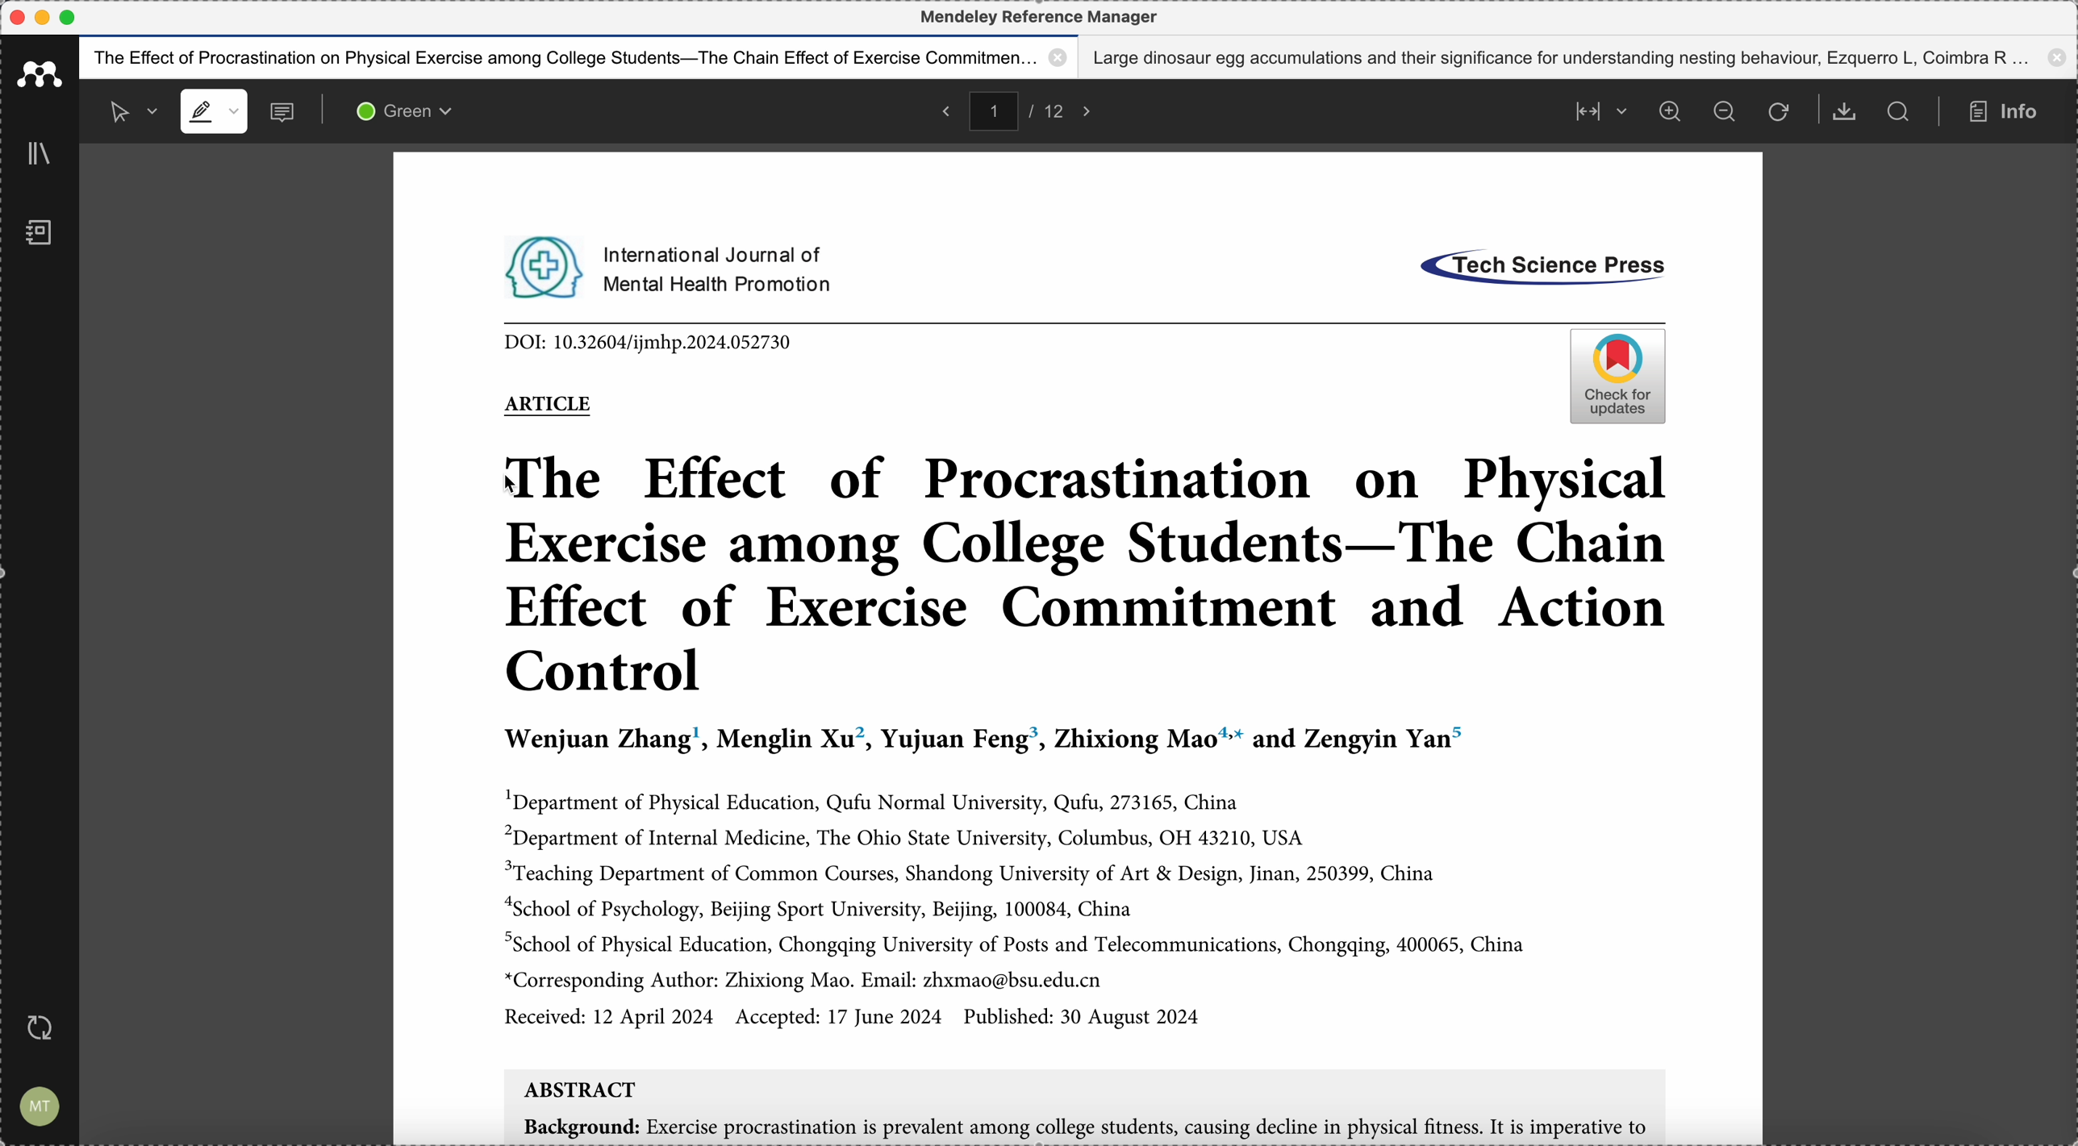 The height and width of the screenshot is (1146, 2078). What do you see at coordinates (1669, 111) in the screenshot?
I see `zoom in` at bounding box center [1669, 111].